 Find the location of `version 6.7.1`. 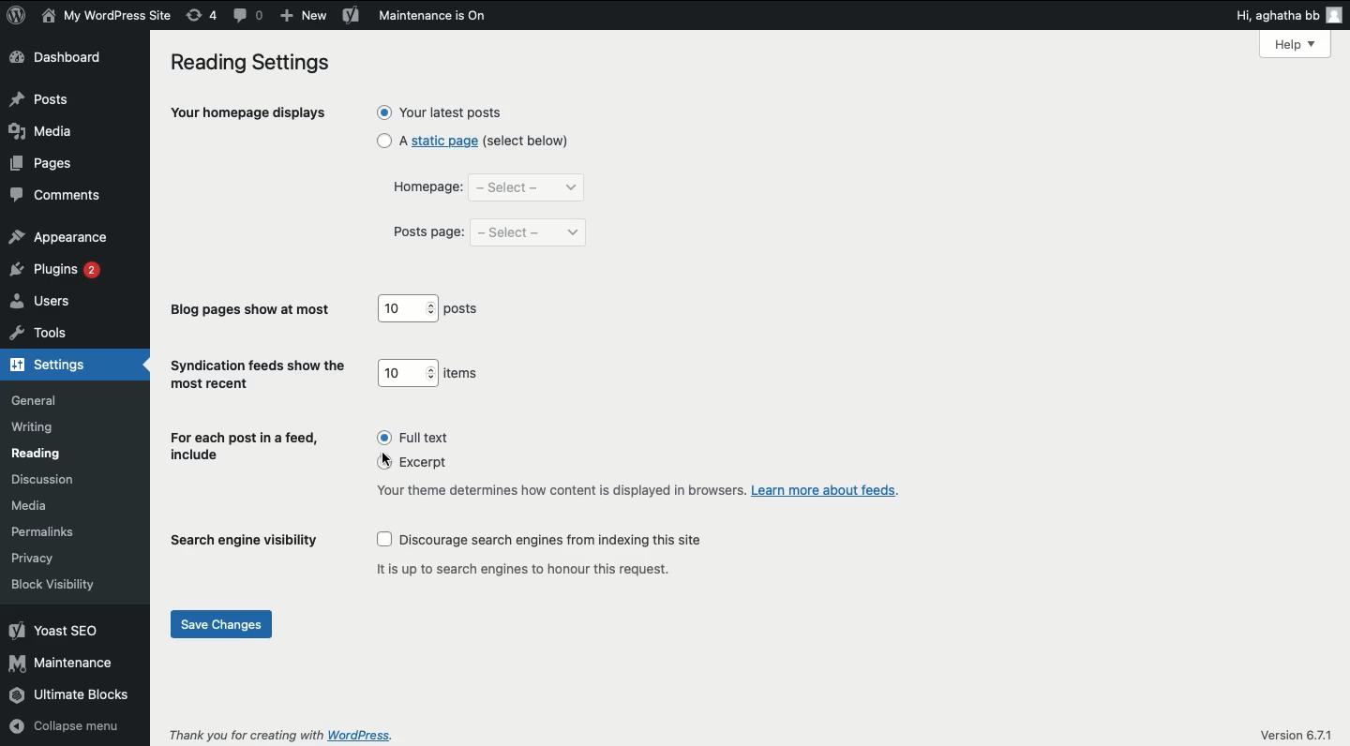

version 6.7.1 is located at coordinates (1297, 733).